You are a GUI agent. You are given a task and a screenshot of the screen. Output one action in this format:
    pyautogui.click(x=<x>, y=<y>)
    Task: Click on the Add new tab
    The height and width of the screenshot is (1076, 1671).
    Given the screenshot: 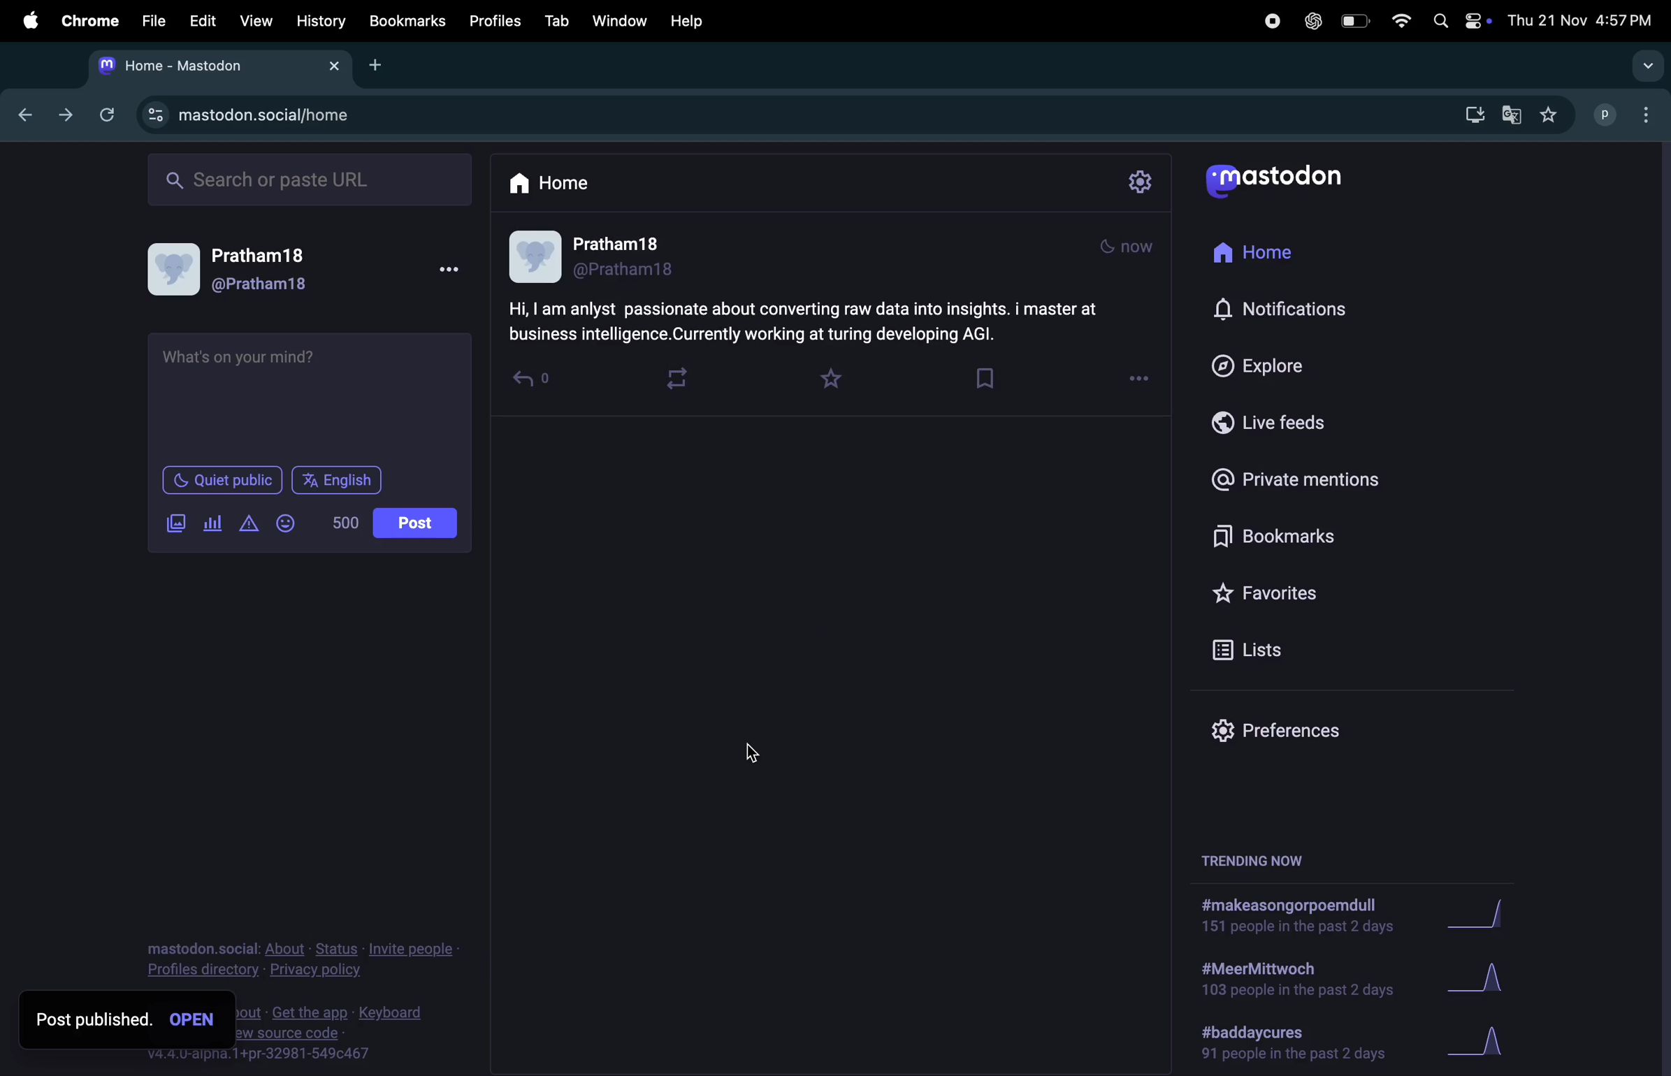 What is the action you would take?
    pyautogui.click(x=377, y=64)
    